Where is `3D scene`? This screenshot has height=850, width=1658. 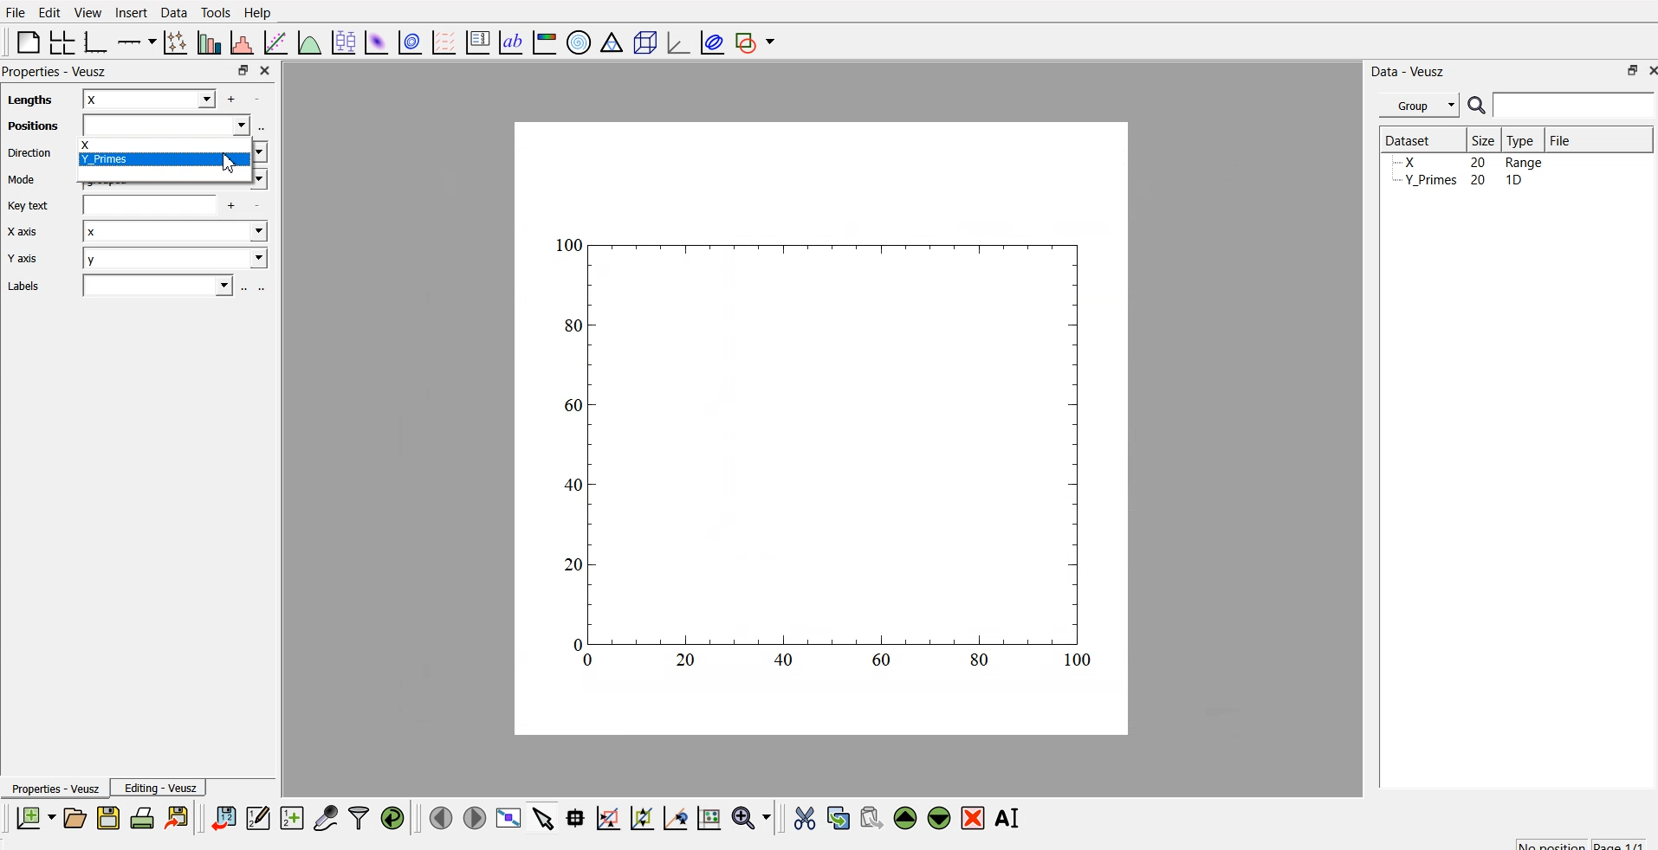
3D scene is located at coordinates (645, 44).